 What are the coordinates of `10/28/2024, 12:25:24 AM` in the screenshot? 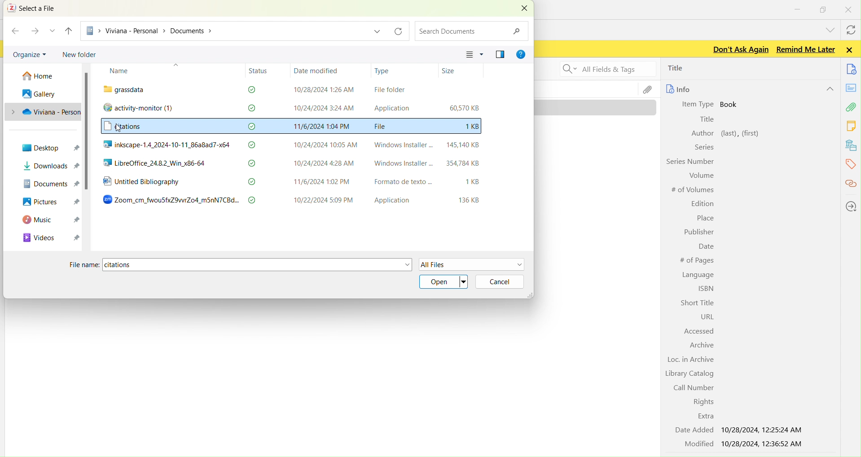 It's located at (764, 430).